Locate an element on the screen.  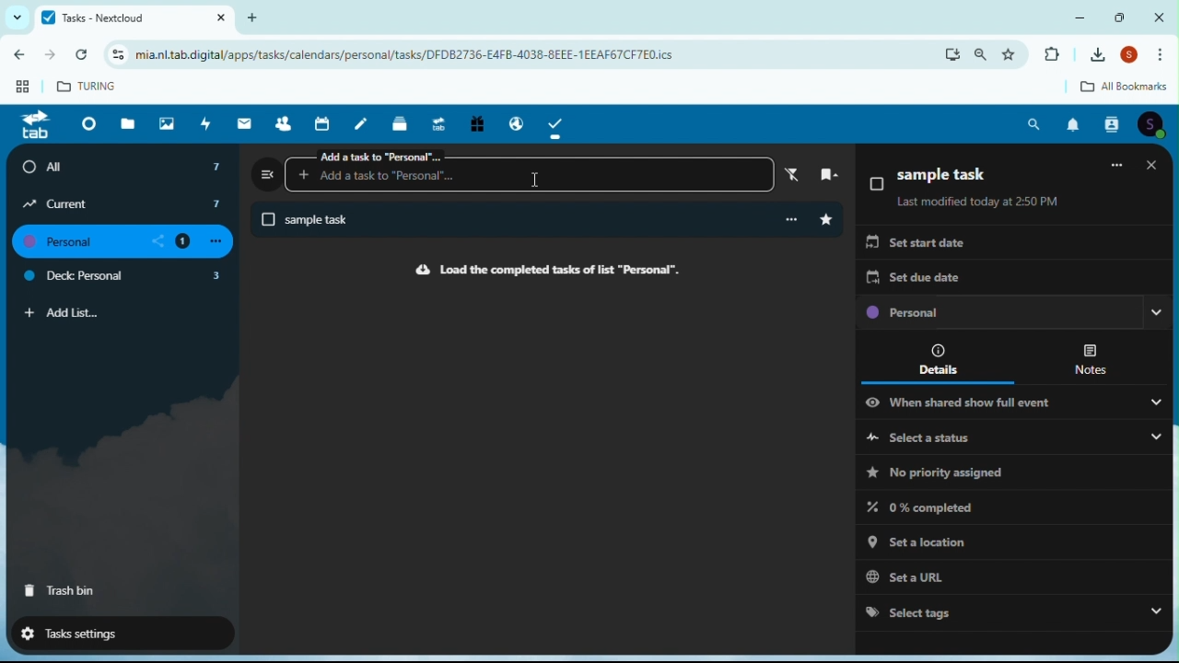
turing is located at coordinates (88, 85).